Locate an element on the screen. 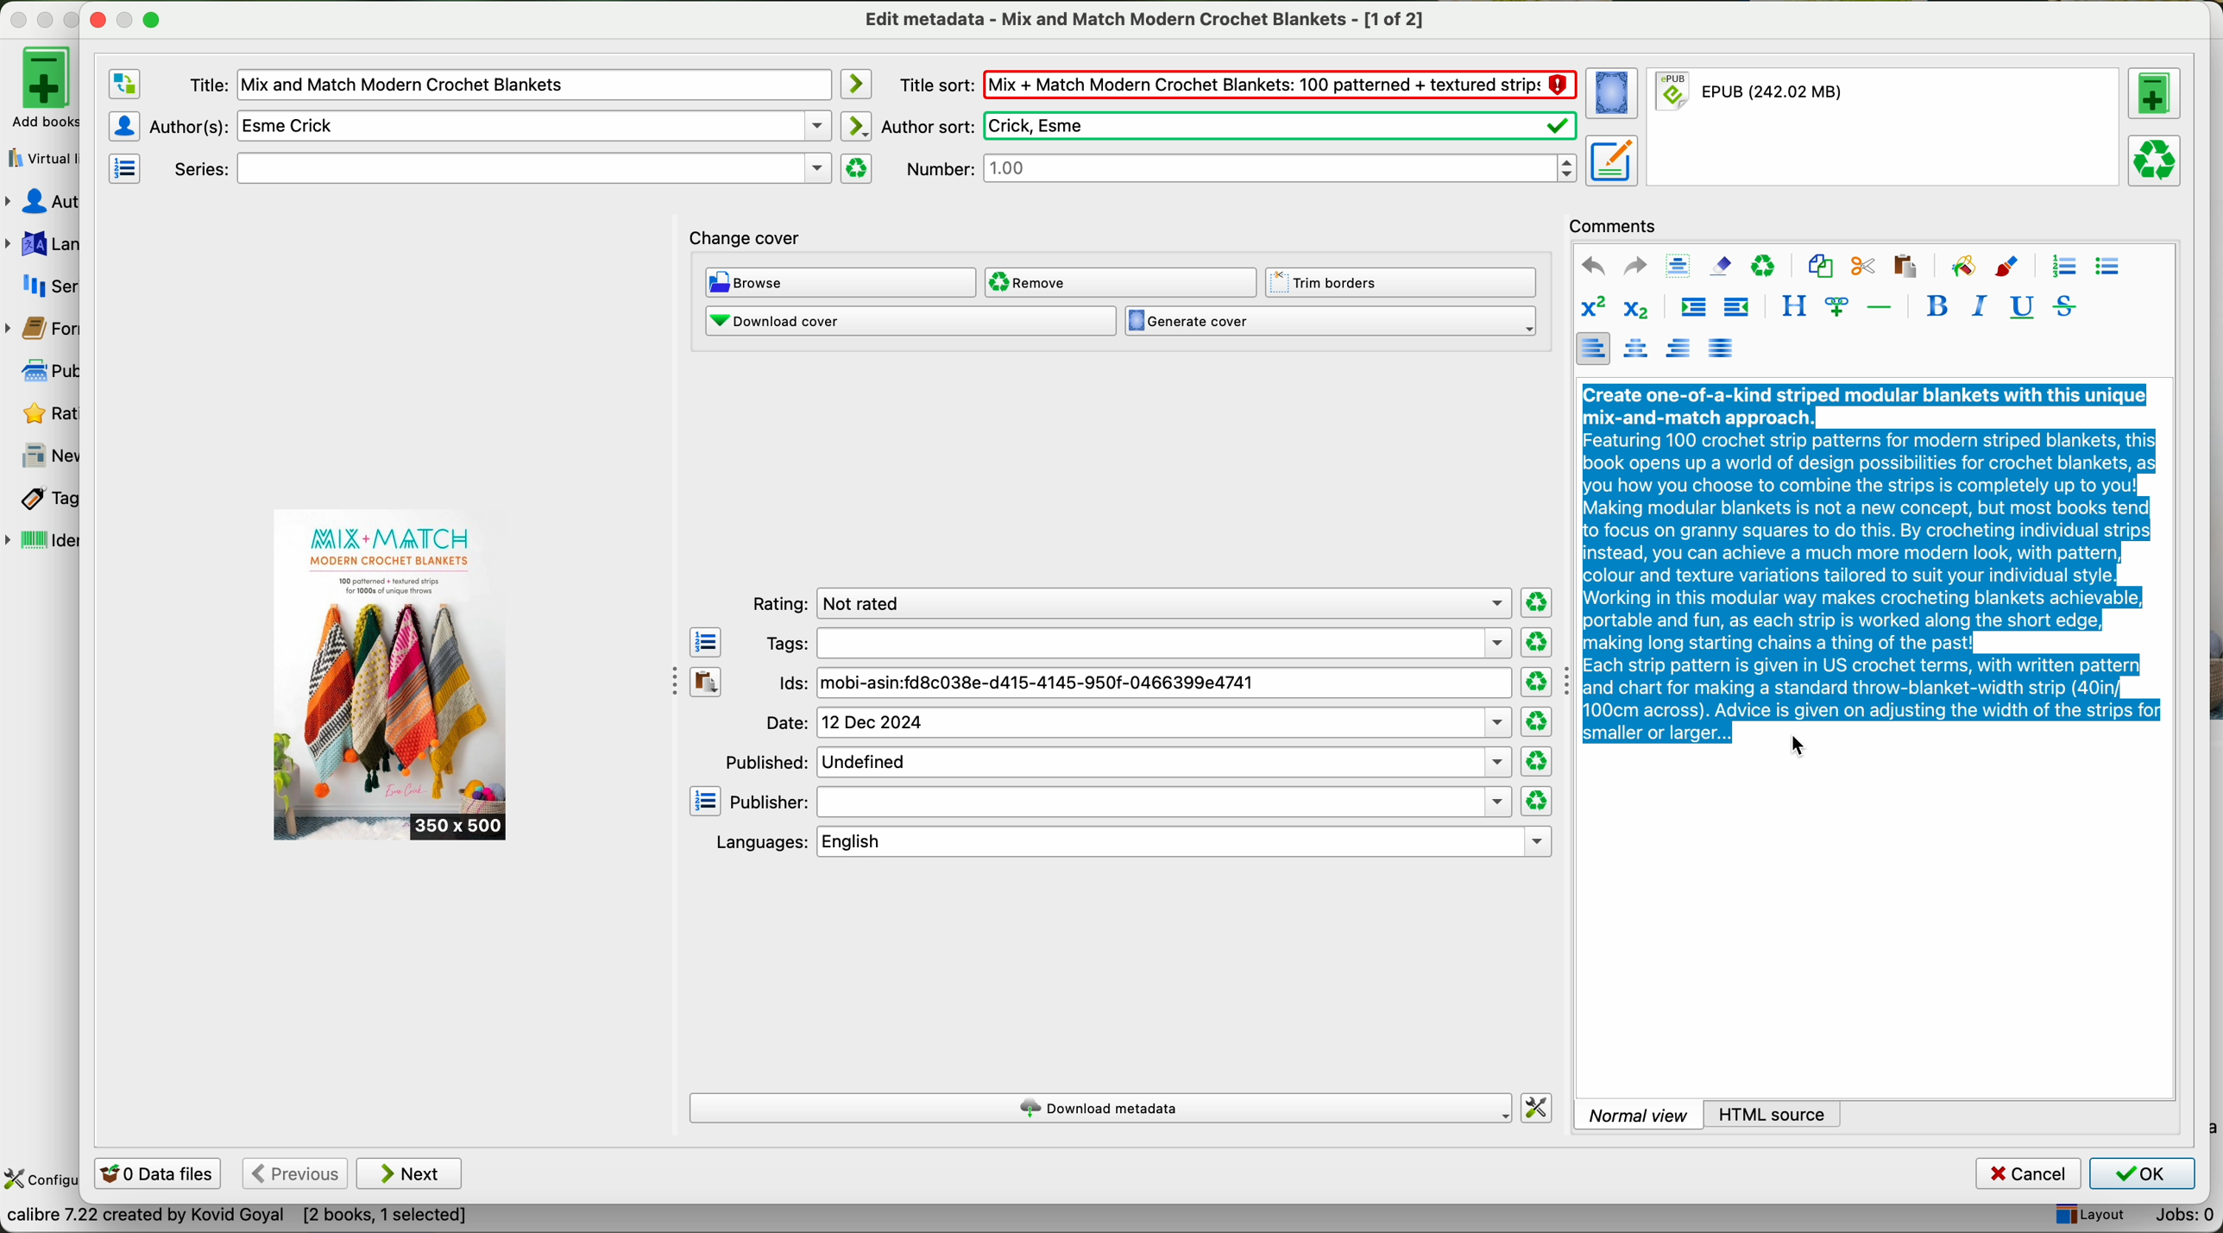 Image resolution: width=2223 pixels, height=1233 pixels. maximize windows is located at coordinates (151, 18).